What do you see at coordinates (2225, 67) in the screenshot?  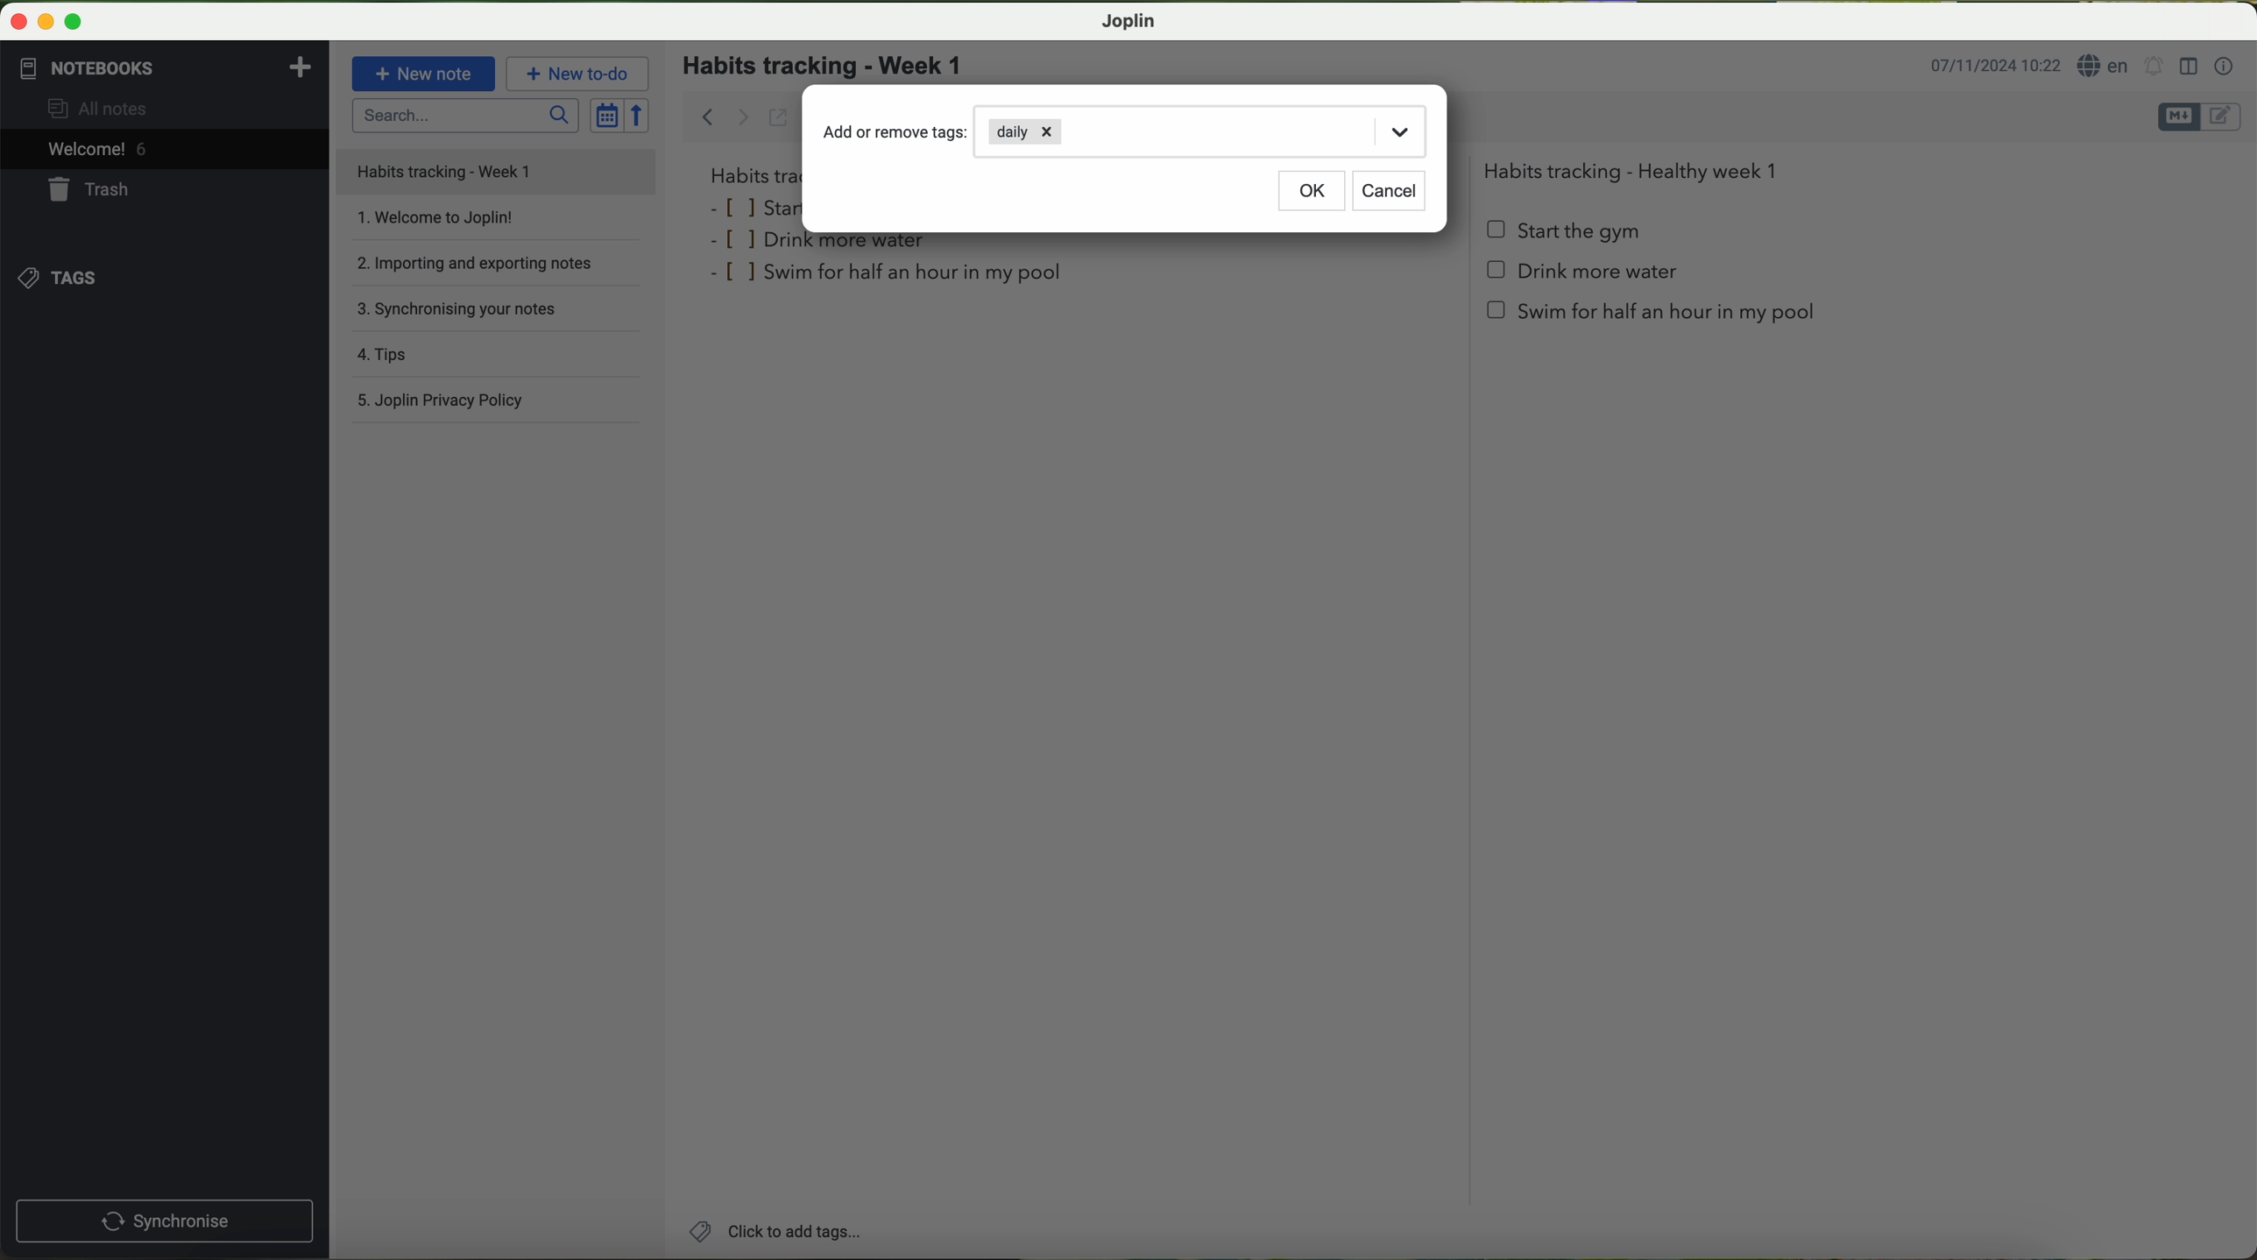 I see `note properties` at bounding box center [2225, 67].